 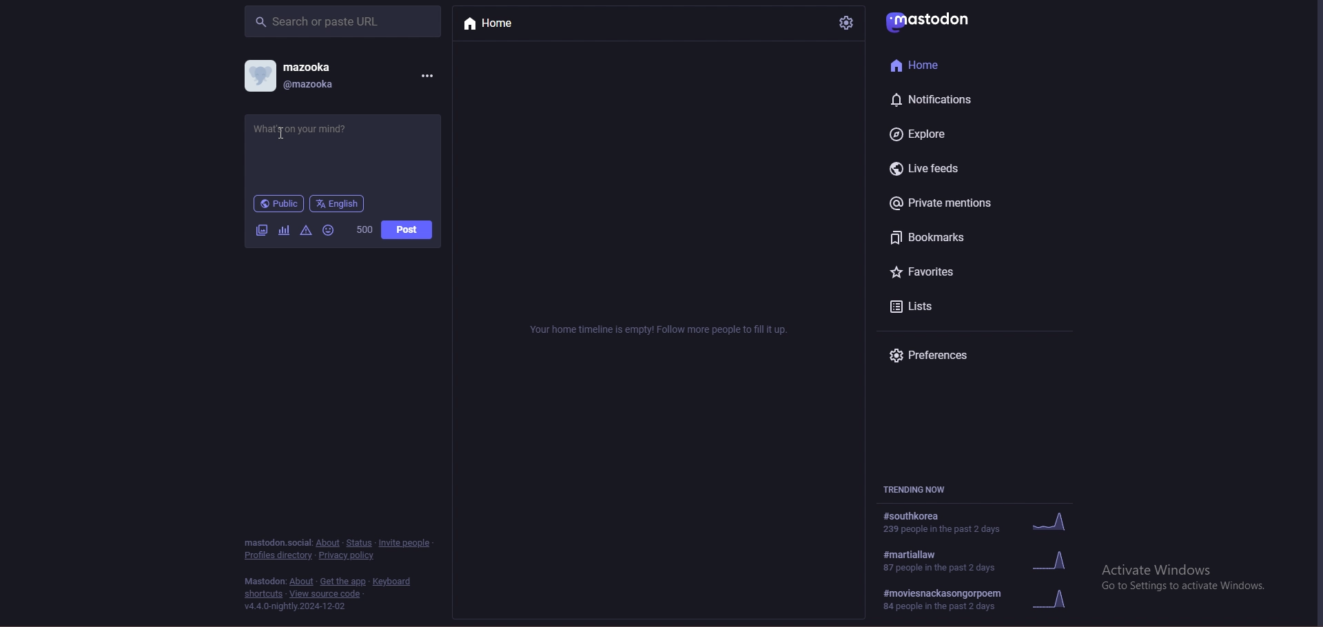 I want to click on word limit, so click(x=364, y=229).